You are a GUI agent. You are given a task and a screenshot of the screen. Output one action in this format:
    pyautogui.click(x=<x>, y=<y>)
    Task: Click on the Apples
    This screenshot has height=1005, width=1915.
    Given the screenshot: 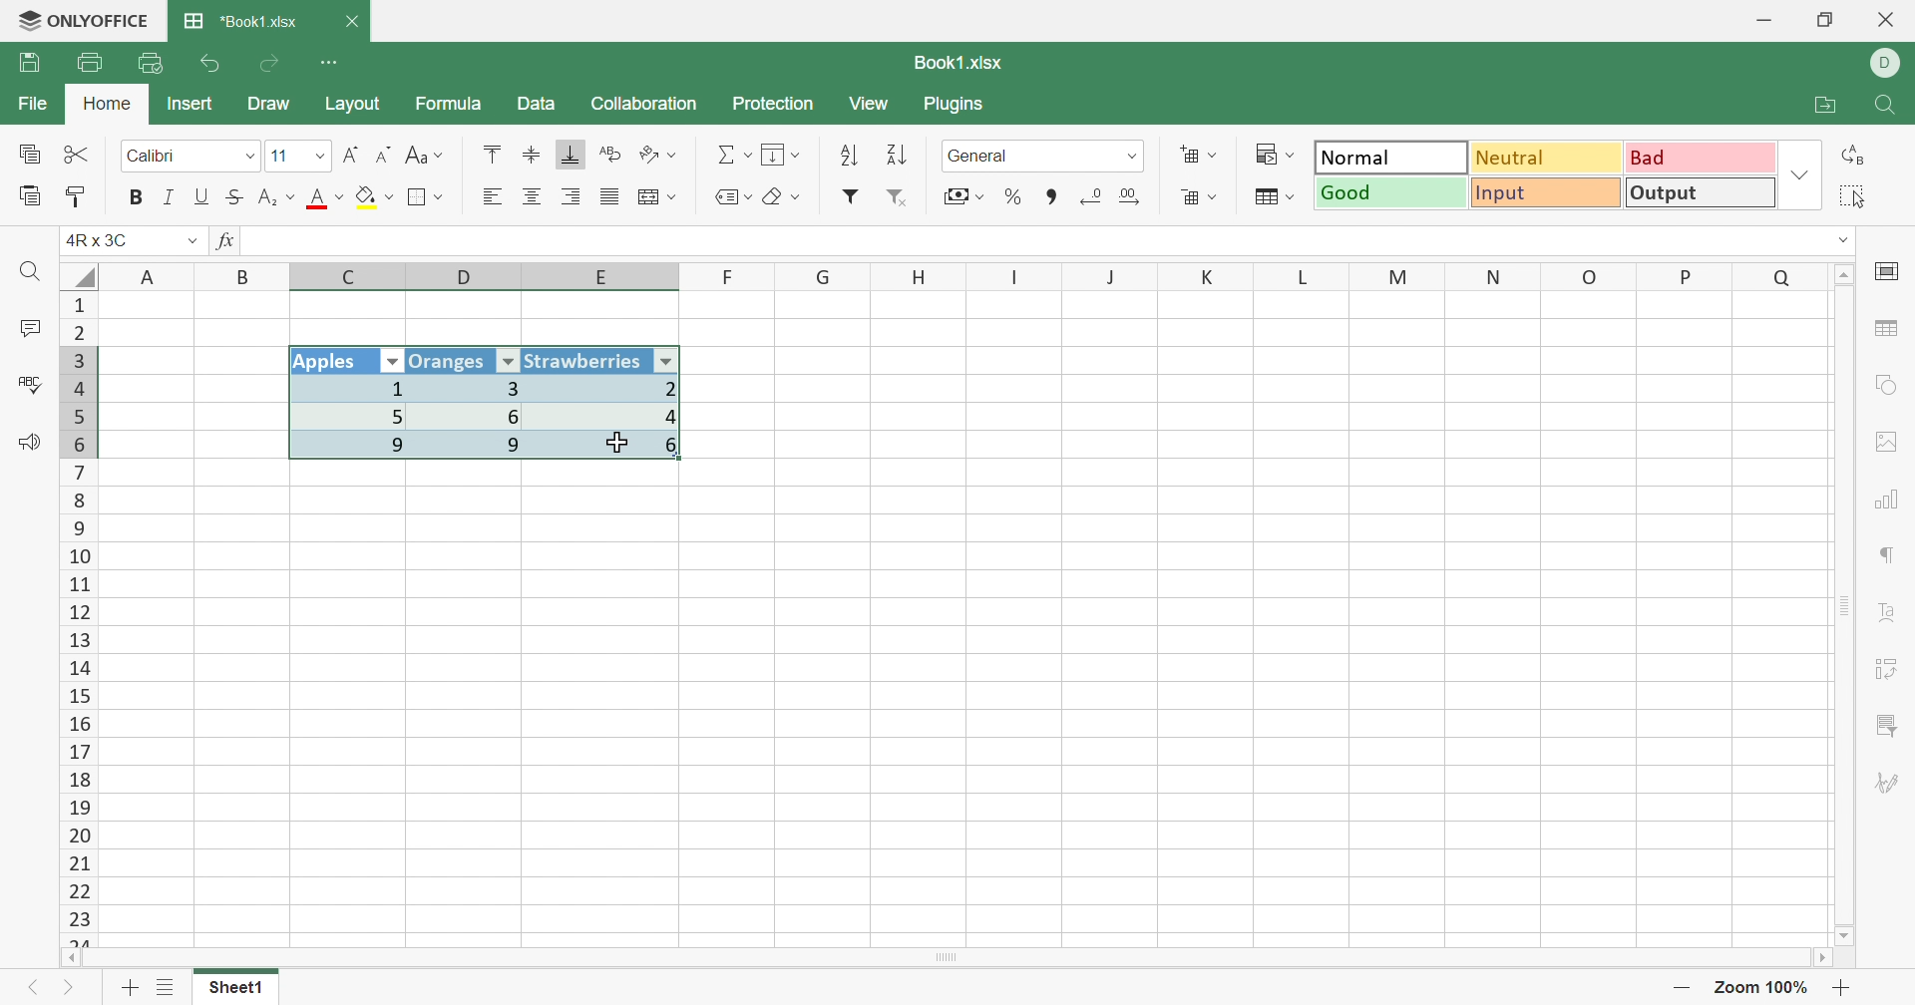 What is the action you would take?
    pyautogui.click(x=332, y=362)
    